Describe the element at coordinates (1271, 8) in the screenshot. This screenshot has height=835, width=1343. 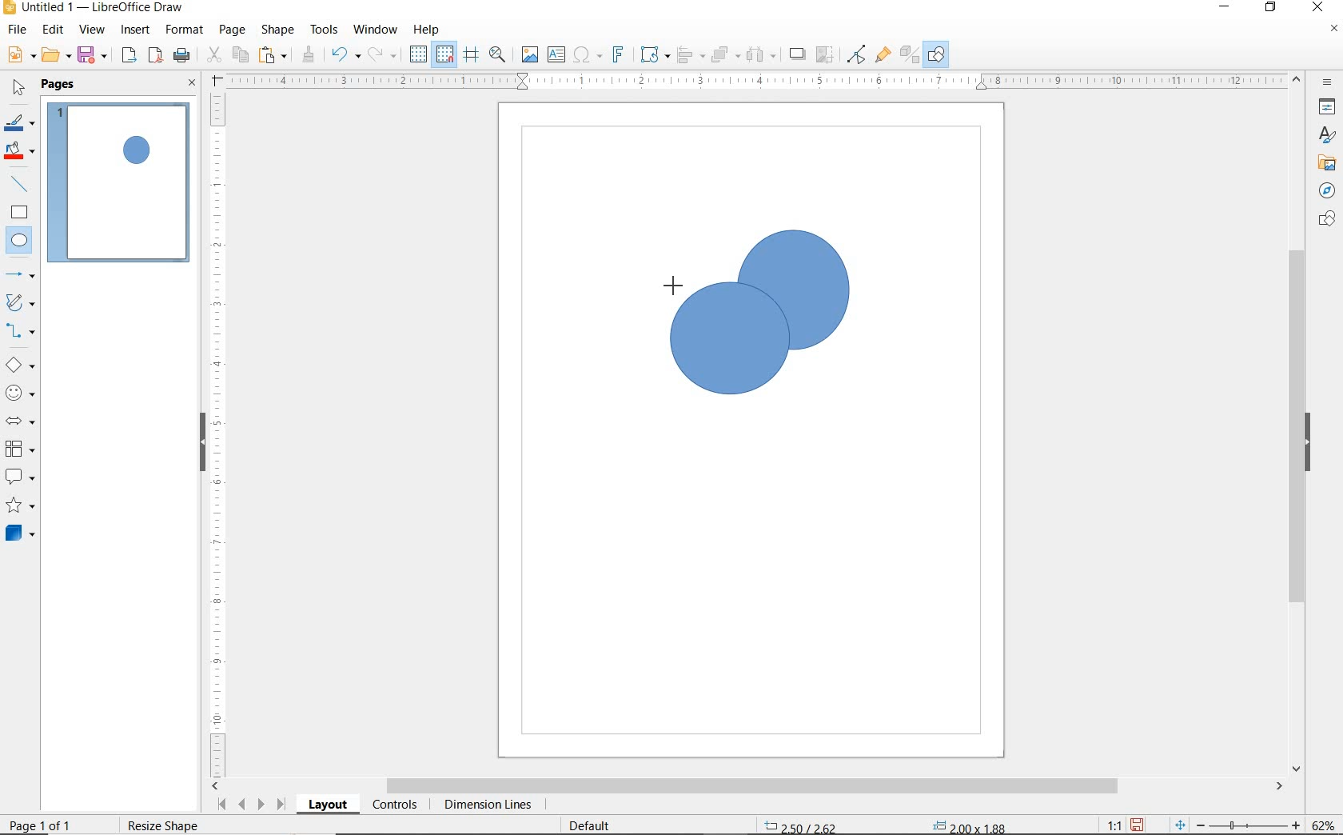
I see `RESTORE DOWN` at that location.